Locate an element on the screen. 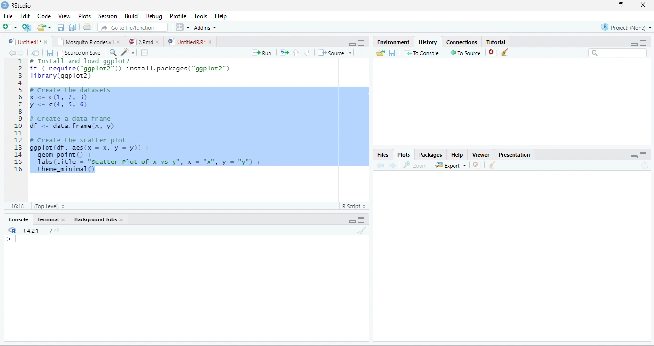 The image size is (654, 346). zoom is located at coordinates (415, 165).